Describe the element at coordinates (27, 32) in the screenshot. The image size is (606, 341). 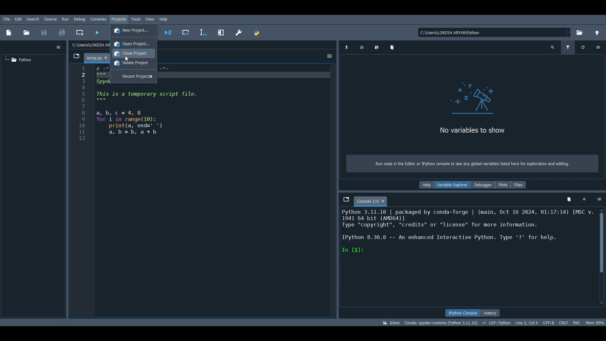
I see `Open file (Ctrl + O)` at that location.